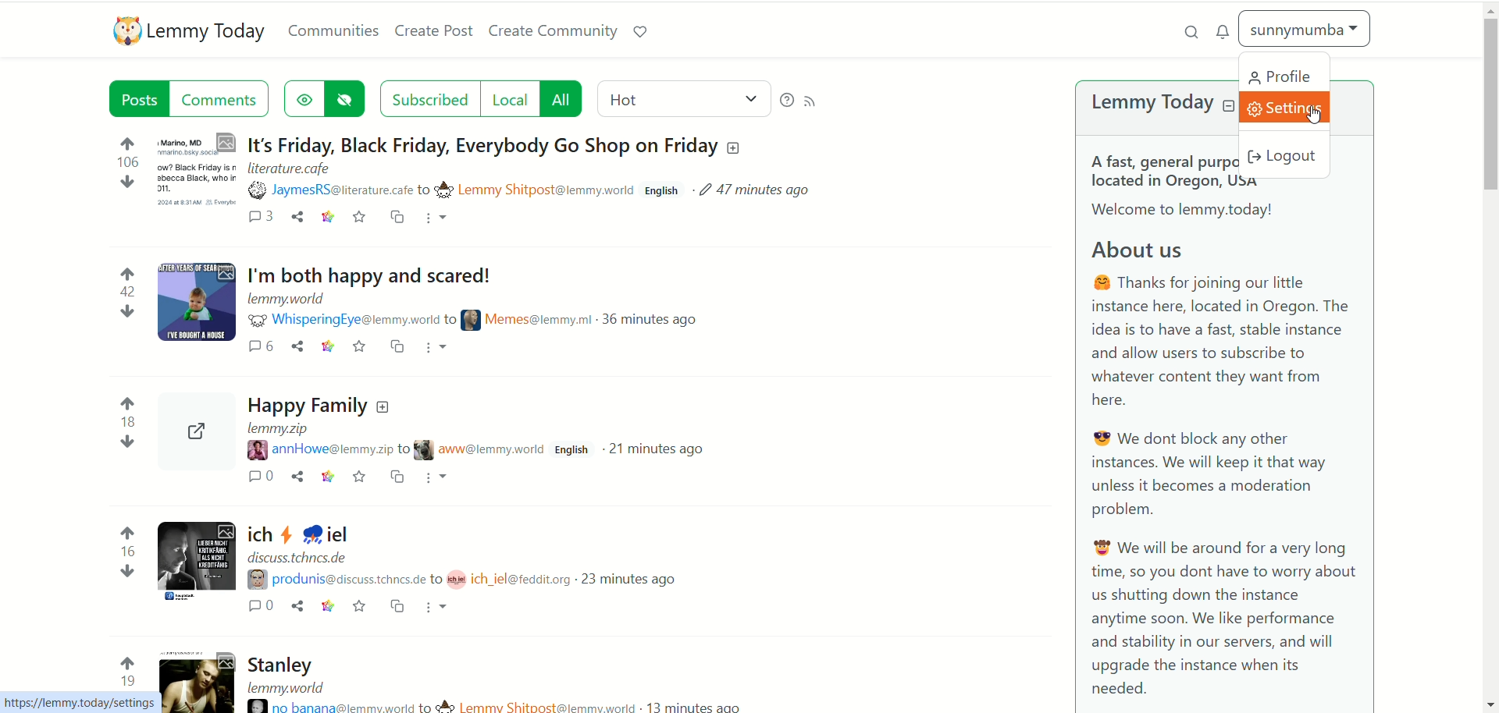  Describe the element at coordinates (333, 31) in the screenshot. I see `communities` at that location.